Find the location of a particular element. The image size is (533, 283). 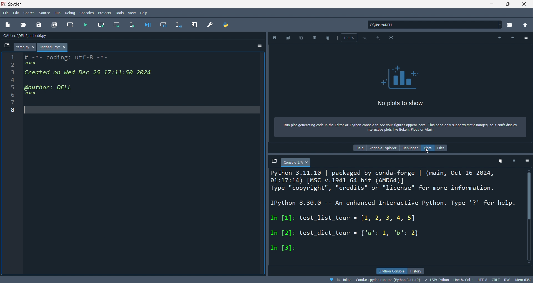

crlf is located at coordinates (495, 279).